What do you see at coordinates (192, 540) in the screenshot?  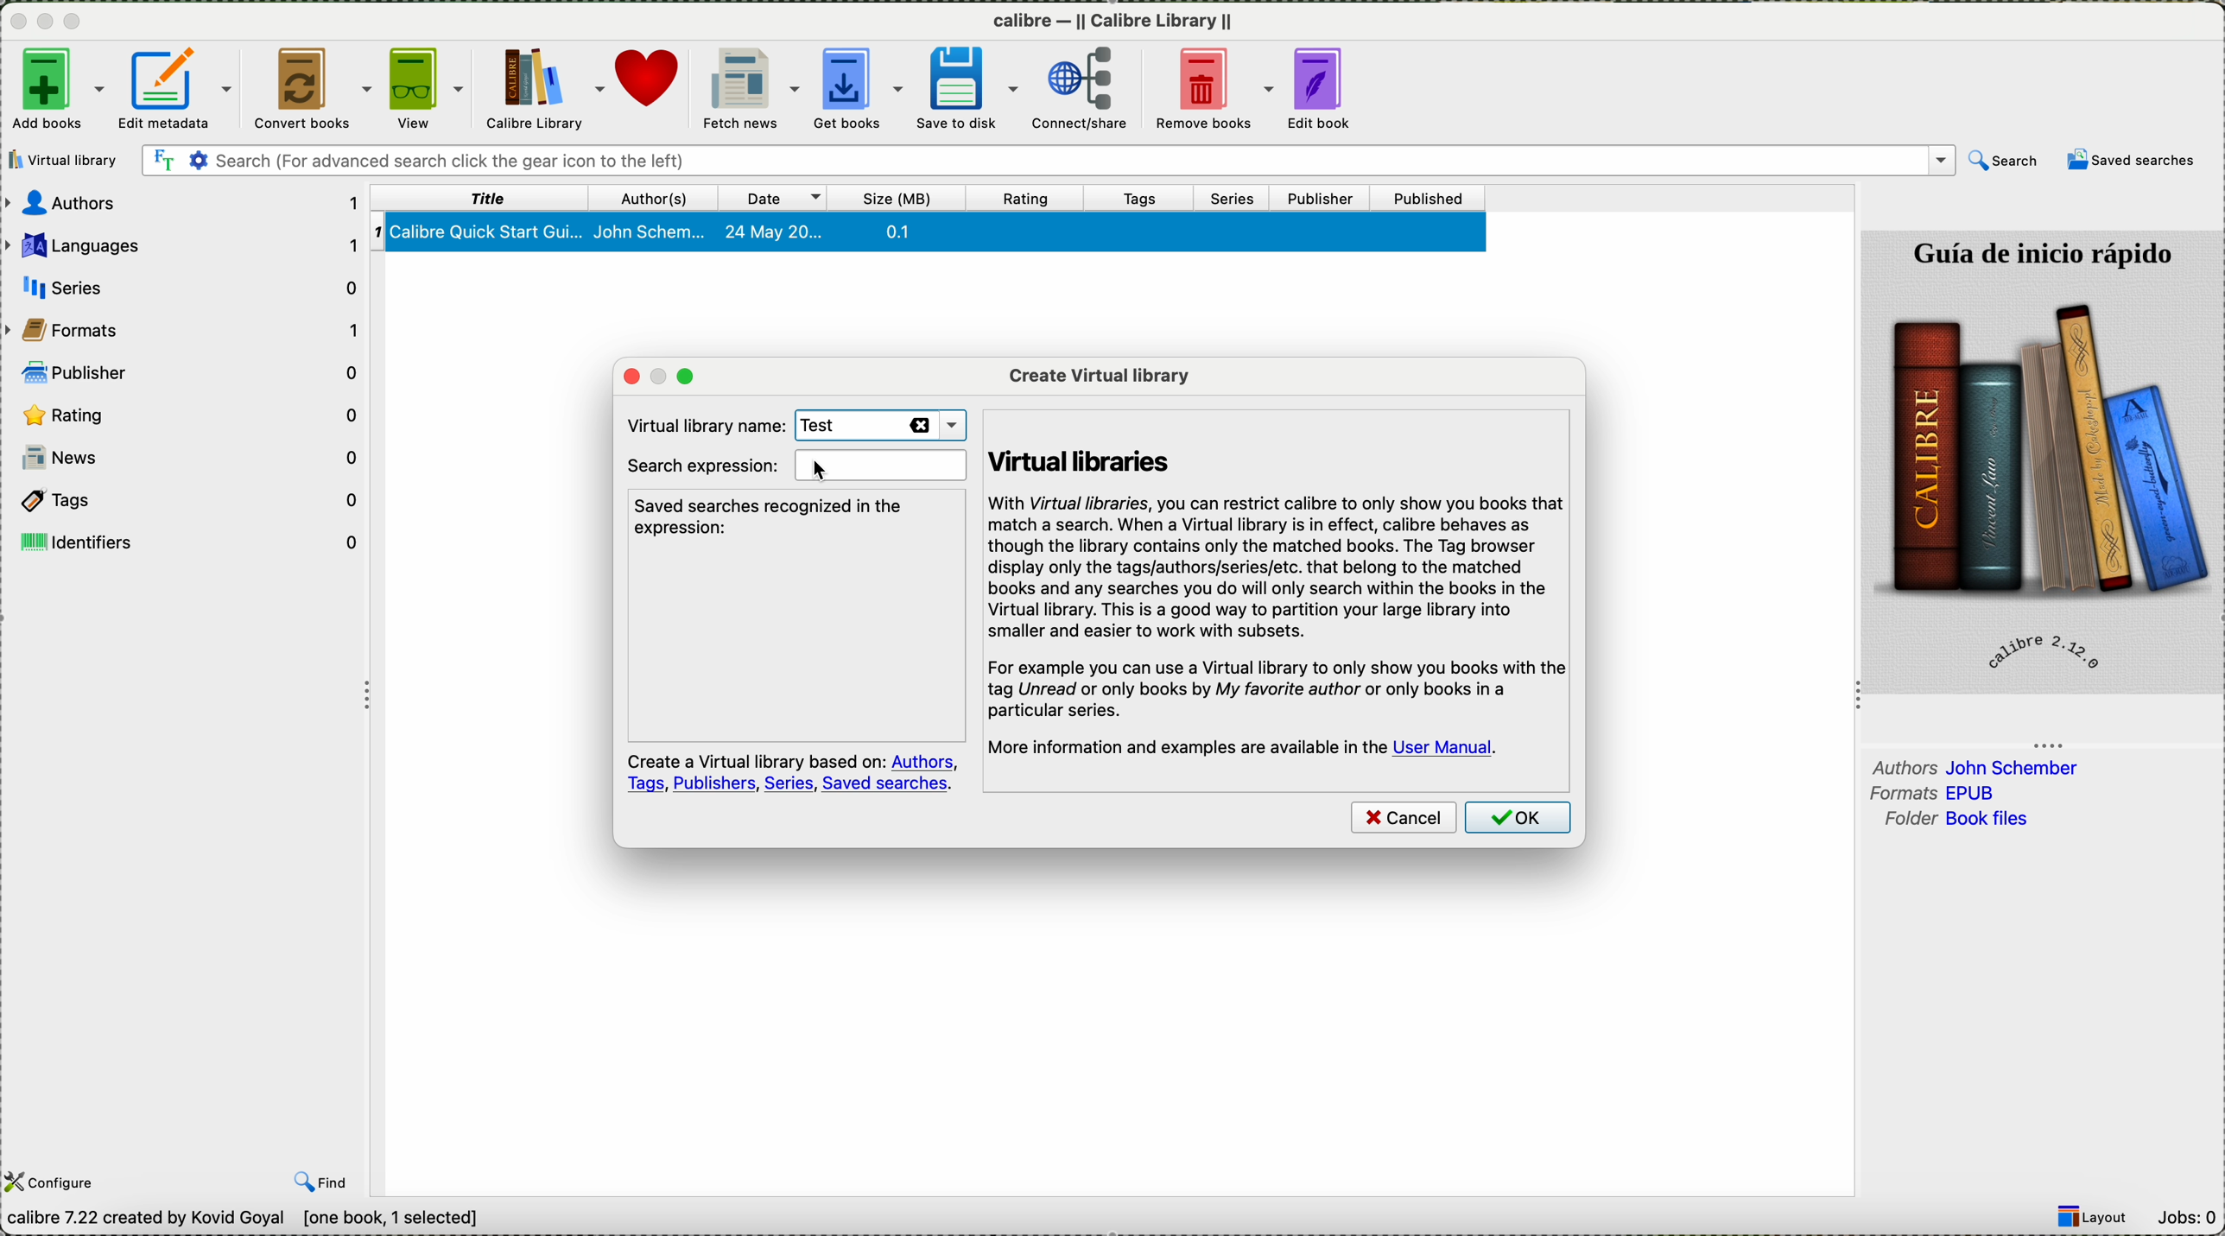 I see `identifiers` at bounding box center [192, 540].